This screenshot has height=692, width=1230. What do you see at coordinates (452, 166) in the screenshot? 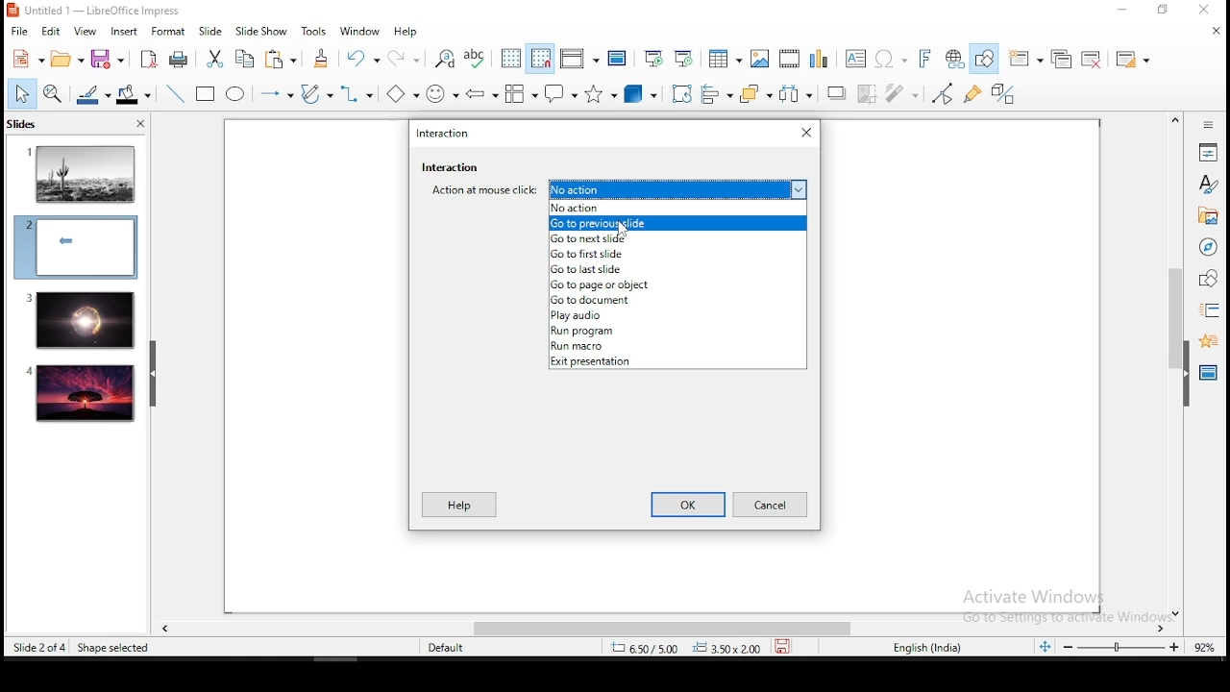
I see `interaction` at bounding box center [452, 166].